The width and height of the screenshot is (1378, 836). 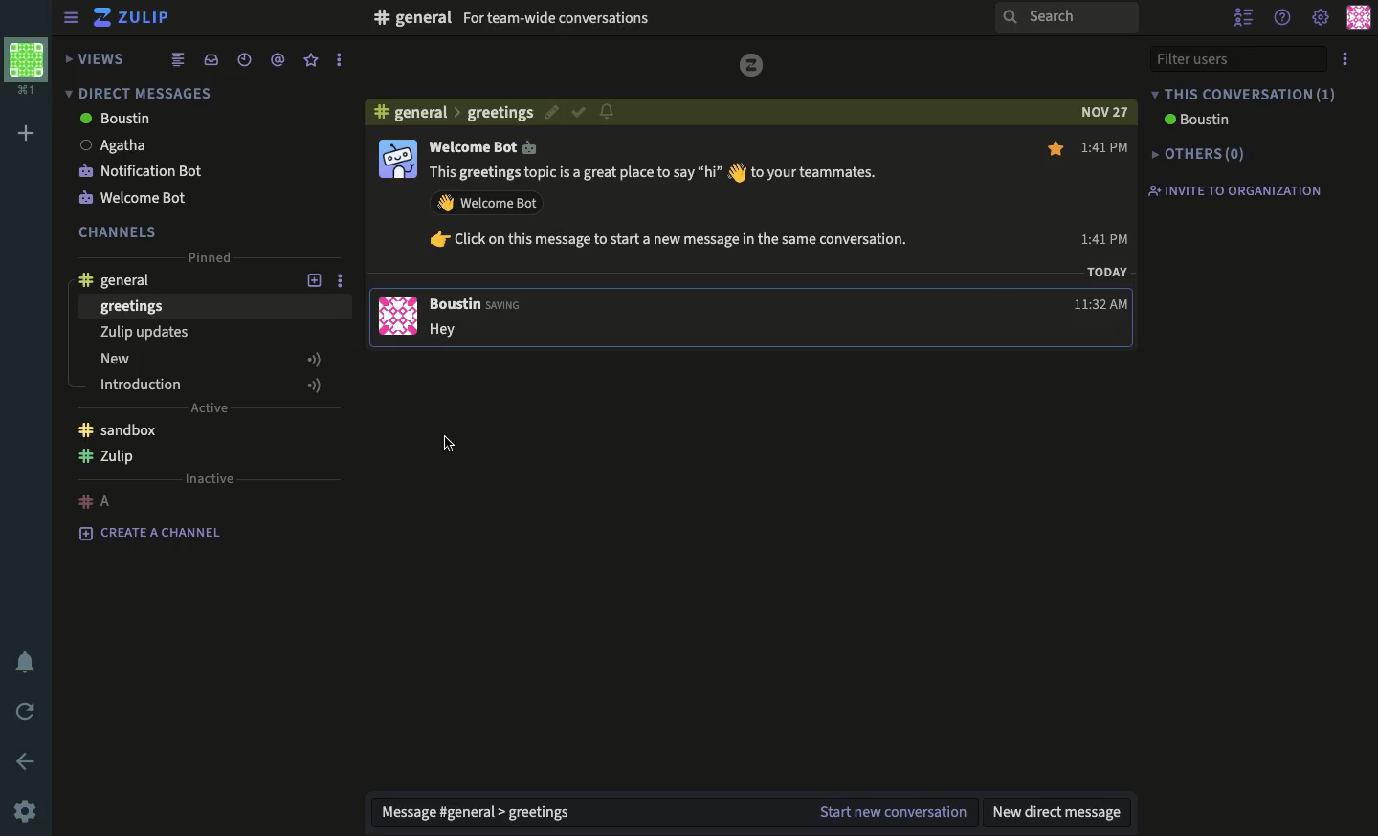 What do you see at coordinates (24, 664) in the screenshot?
I see `notification` at bounding box center [24, 664].